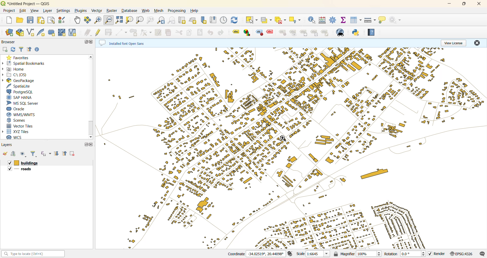  I want to click on modify, so click(158, 33).